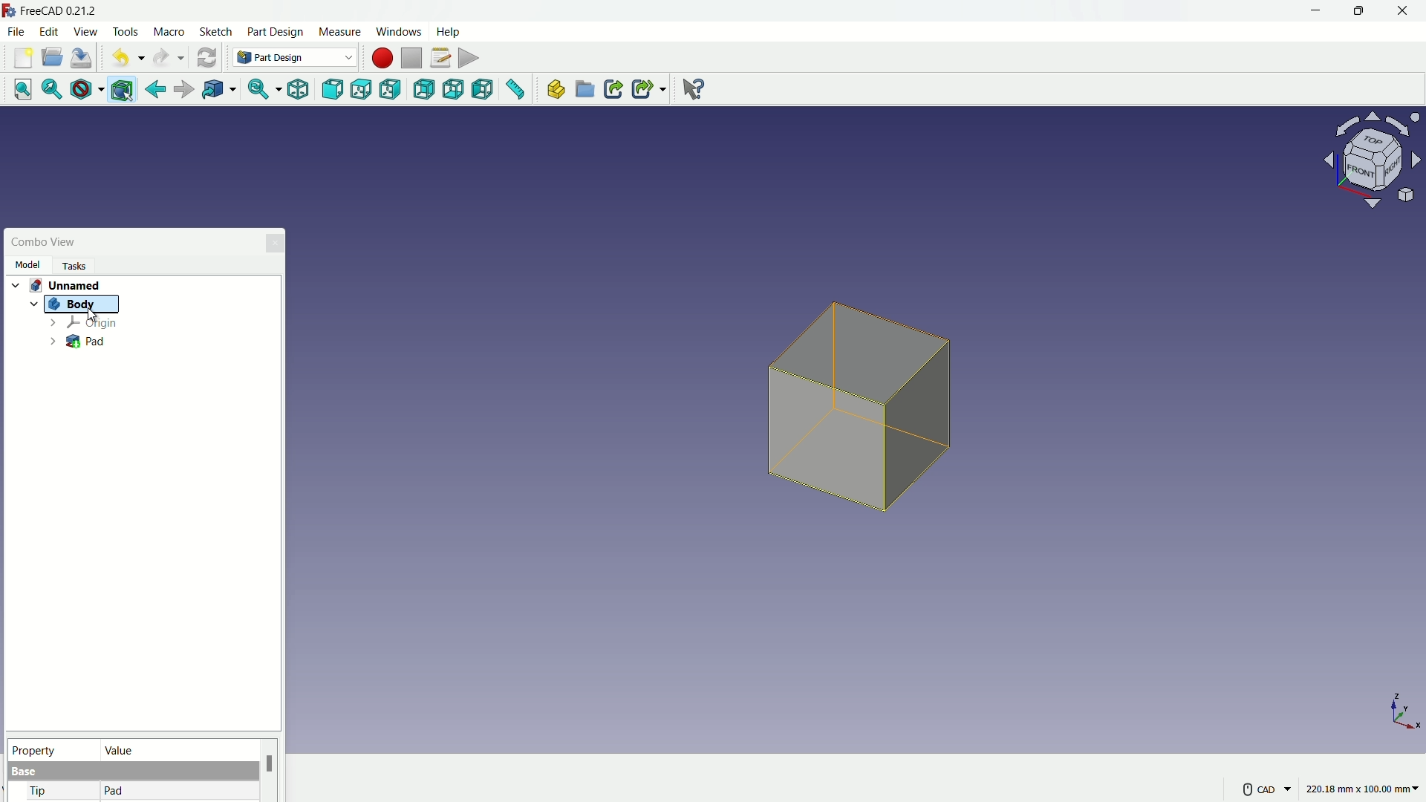 This screenshot has width=1426, height=802. I want to click on Unnamed, so click(71, 284).